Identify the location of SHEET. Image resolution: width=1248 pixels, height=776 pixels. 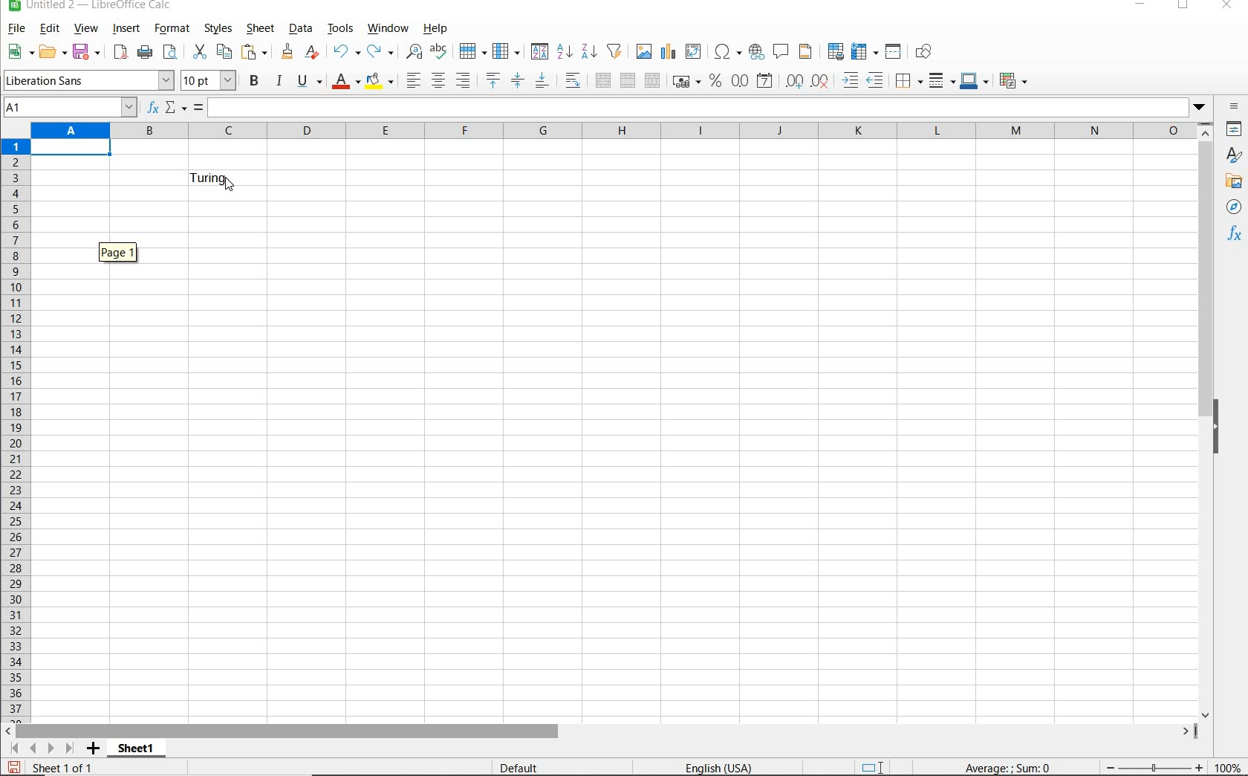
(261, 30).